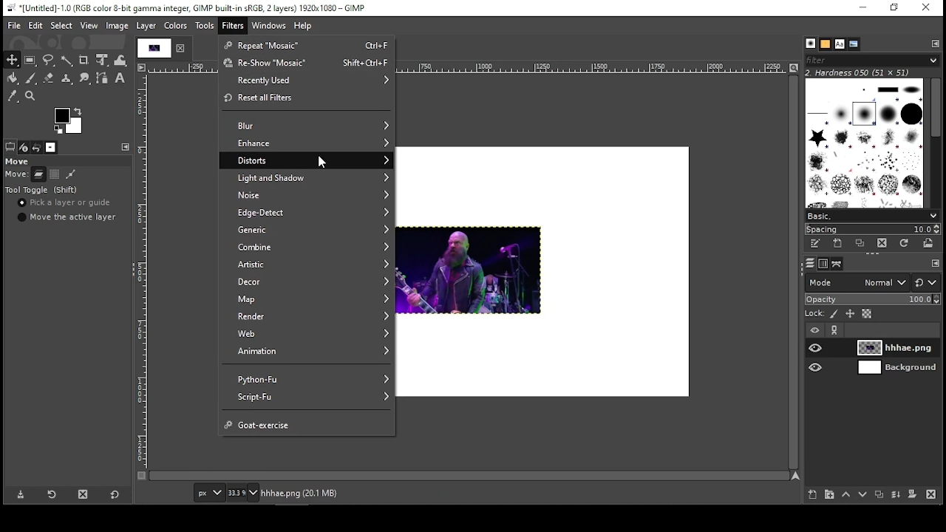  What do you see at coordinates (935, 44) in the screenshot?
I see `To open Tab Menue` at bounding box center [935, 44].